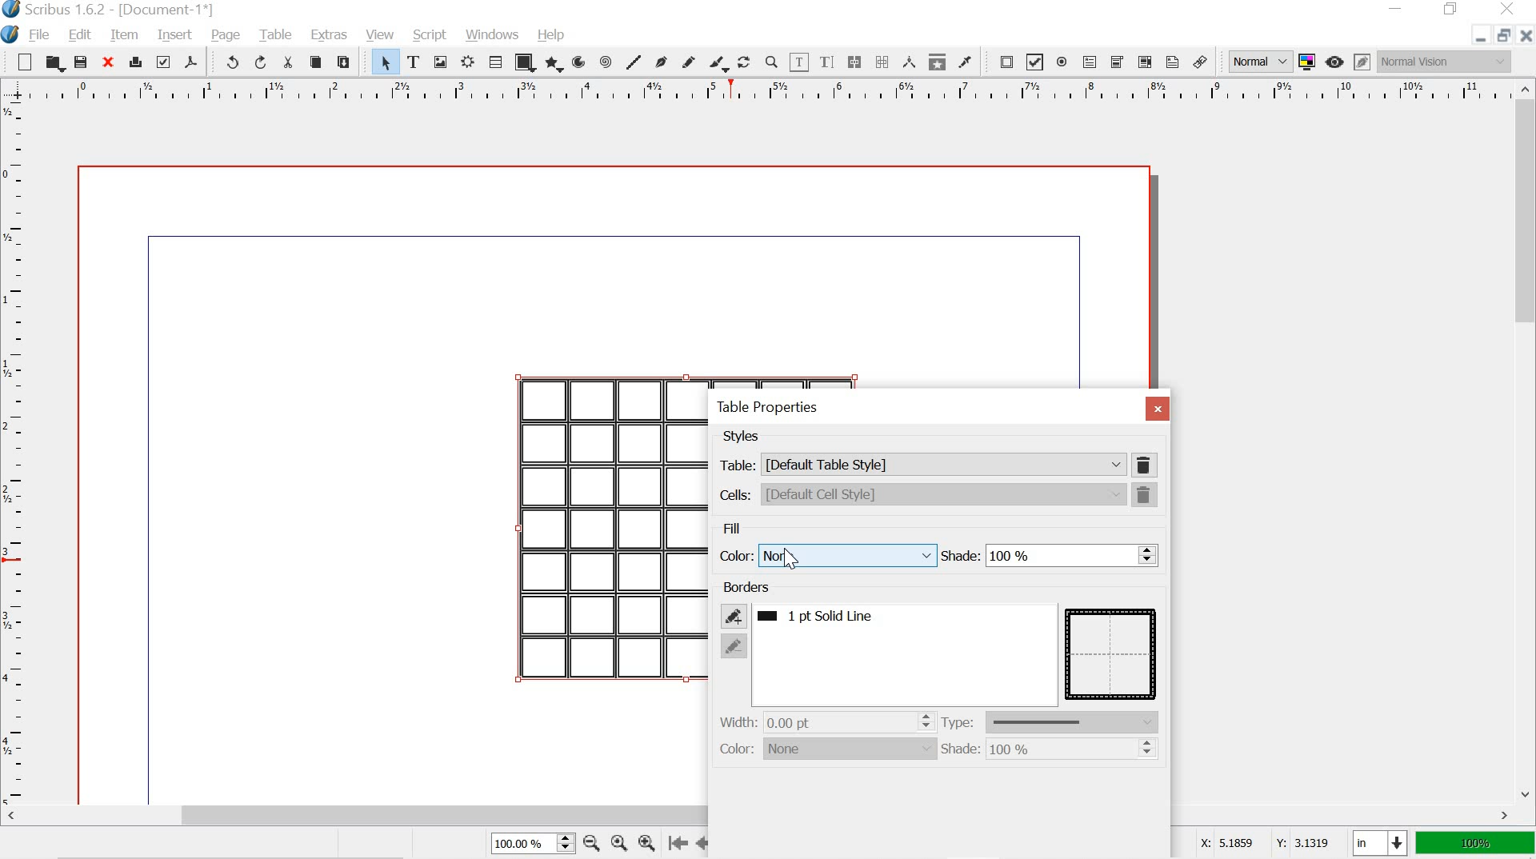 The width and height of the screenshot is (1536, 859). I want to click on paste, so click(349, 64).